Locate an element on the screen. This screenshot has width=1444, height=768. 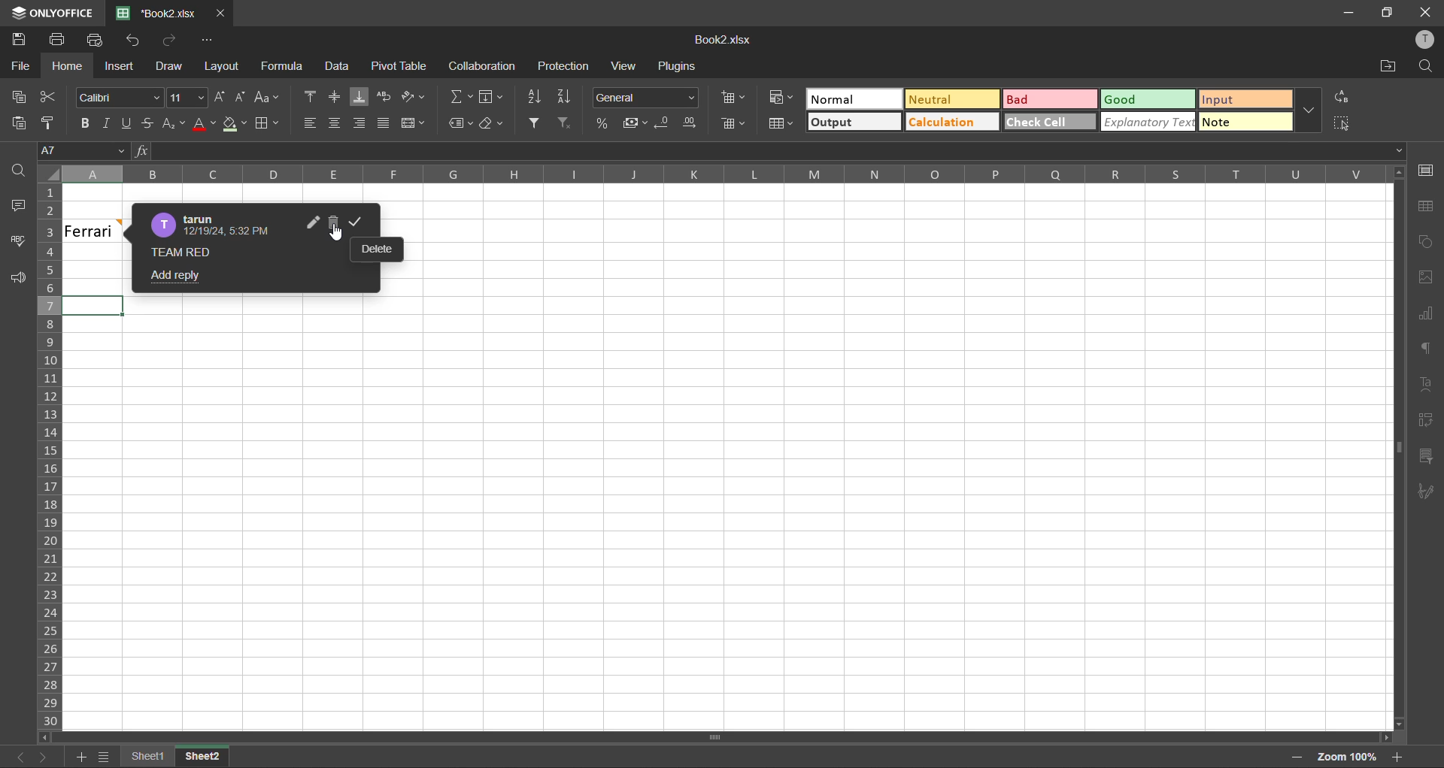
fields is located at coordinates (492, 96).